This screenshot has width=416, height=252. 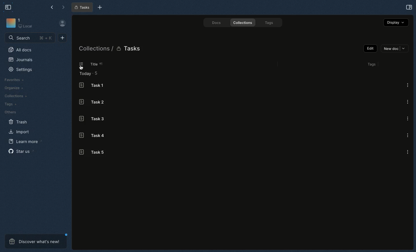 I want to click on List view, so click(x=77, y=65).